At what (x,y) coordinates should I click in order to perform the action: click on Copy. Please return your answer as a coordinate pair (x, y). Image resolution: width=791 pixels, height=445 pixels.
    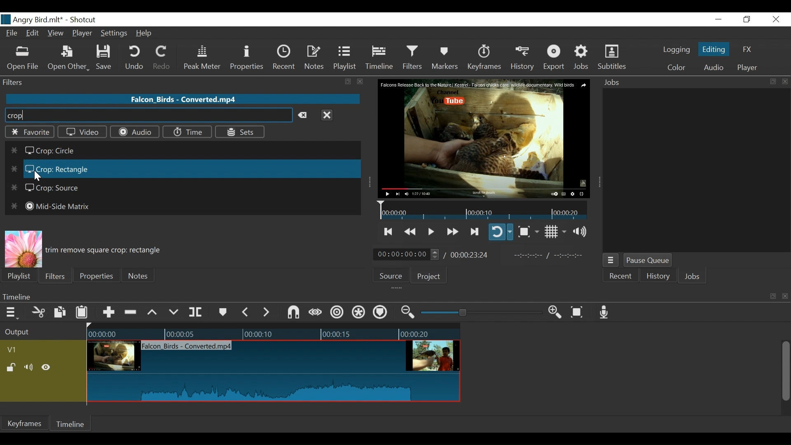
    Looking at the image, I should click on (61, 314).